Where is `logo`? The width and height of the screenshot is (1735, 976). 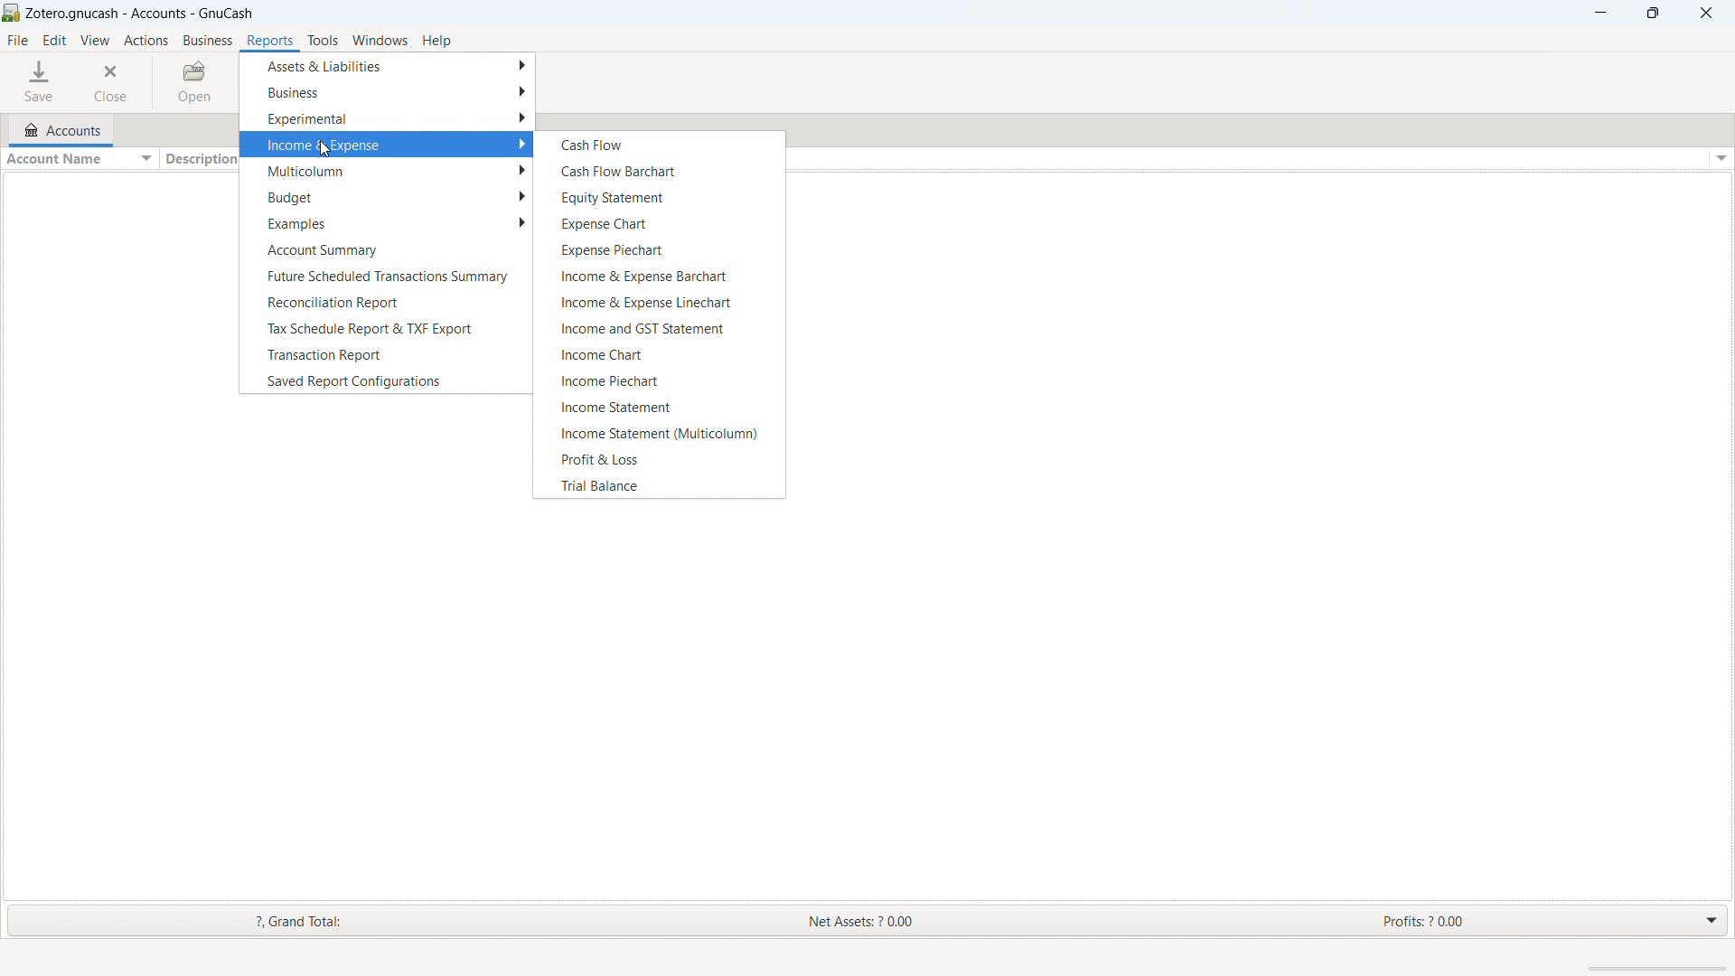
logo is located at coordinates (12, 14).